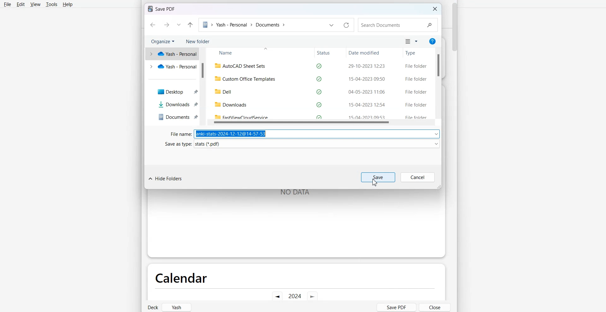  I want to click on dell, so click(320, 92).